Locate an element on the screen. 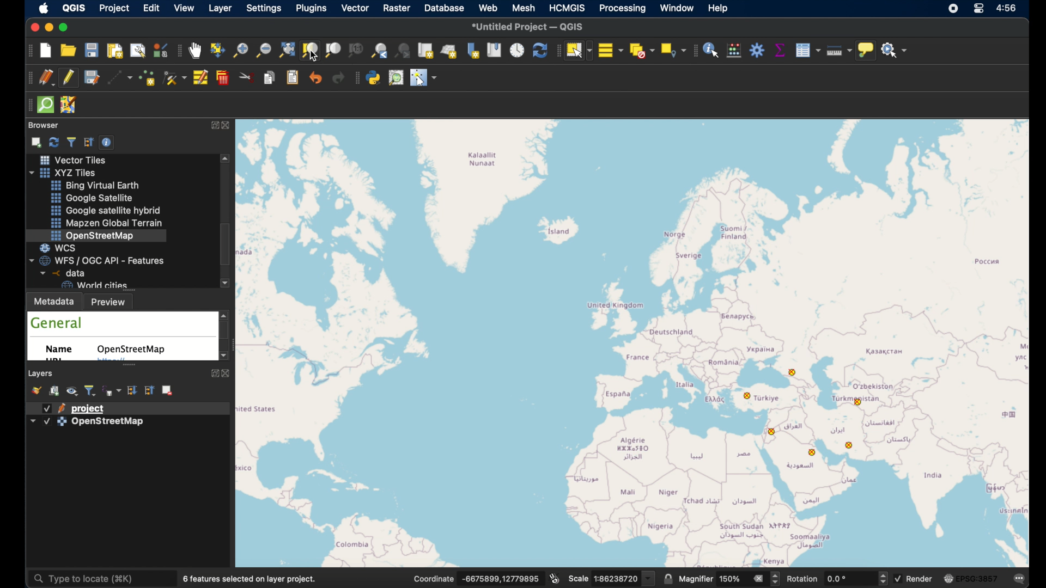  window is located at coordinates (677, 9).